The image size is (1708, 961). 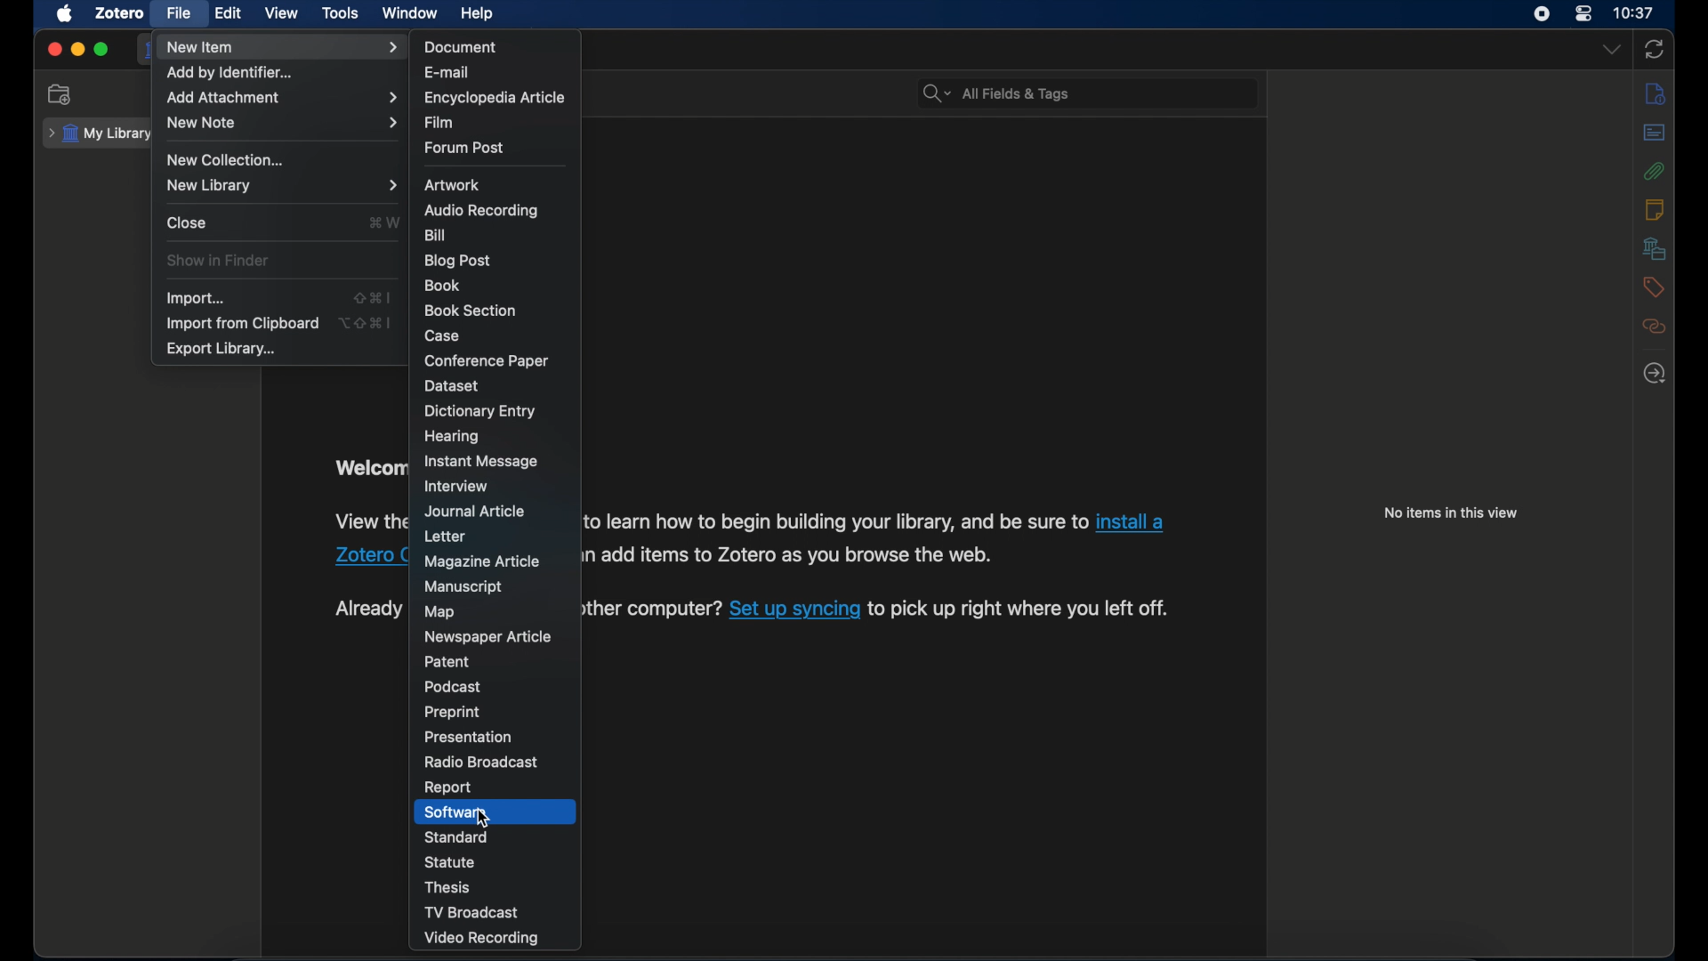 What do you see at coordinates (443, 335) in the screenshot?
I see `case` at bounding box center [443, 335].